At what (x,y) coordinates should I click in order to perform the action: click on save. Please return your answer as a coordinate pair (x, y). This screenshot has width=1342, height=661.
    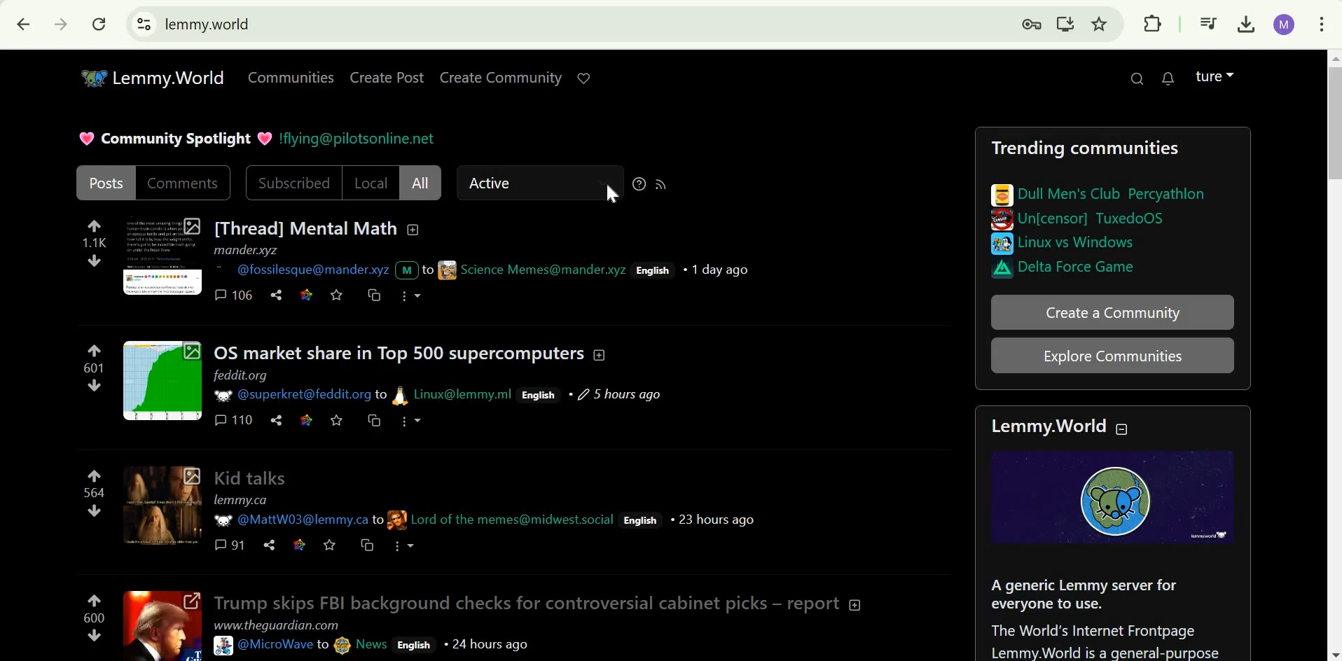
    Looking at the image, I should click on (334, 419).